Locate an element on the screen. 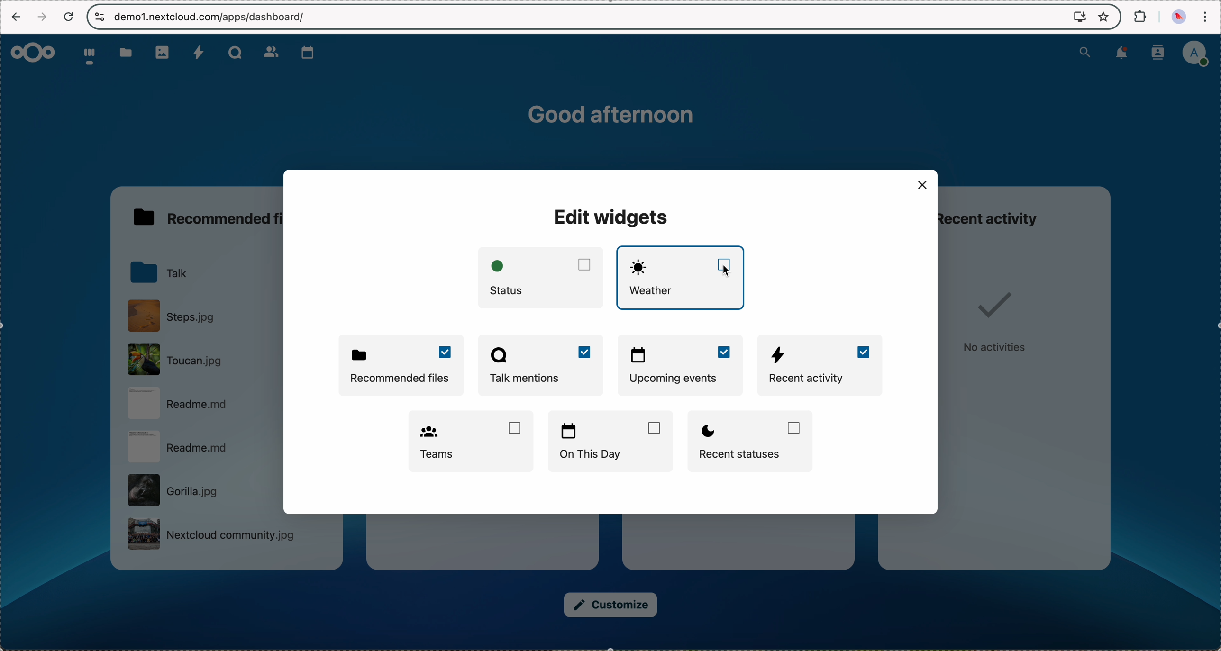 The width and height of the screenshot is (1221, 651). cursor is located at coordinates (726, 271).